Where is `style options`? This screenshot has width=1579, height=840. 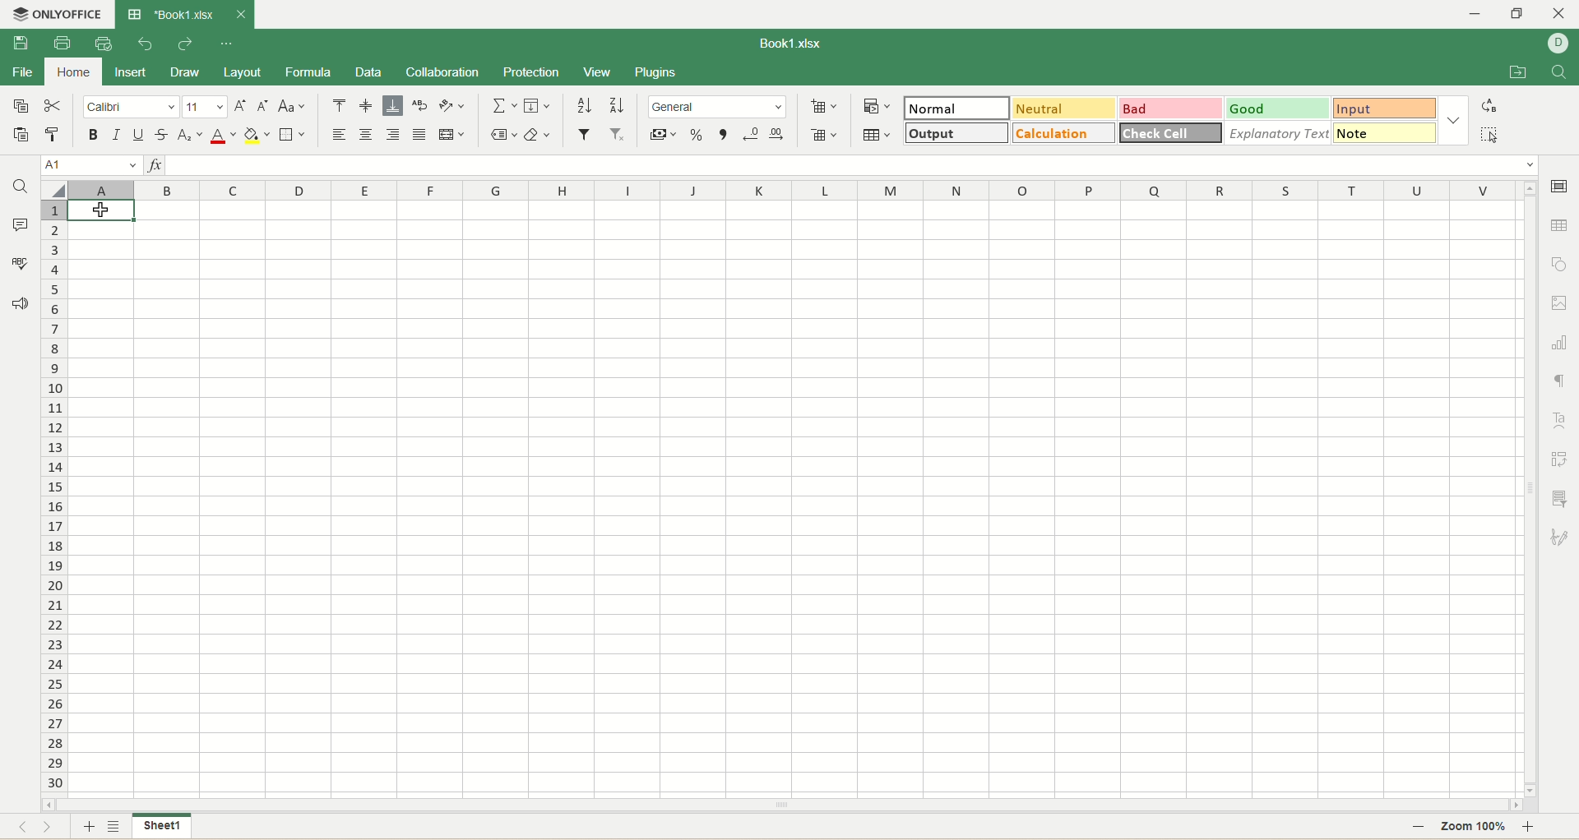
style options is located at coordinates (1452, 119).